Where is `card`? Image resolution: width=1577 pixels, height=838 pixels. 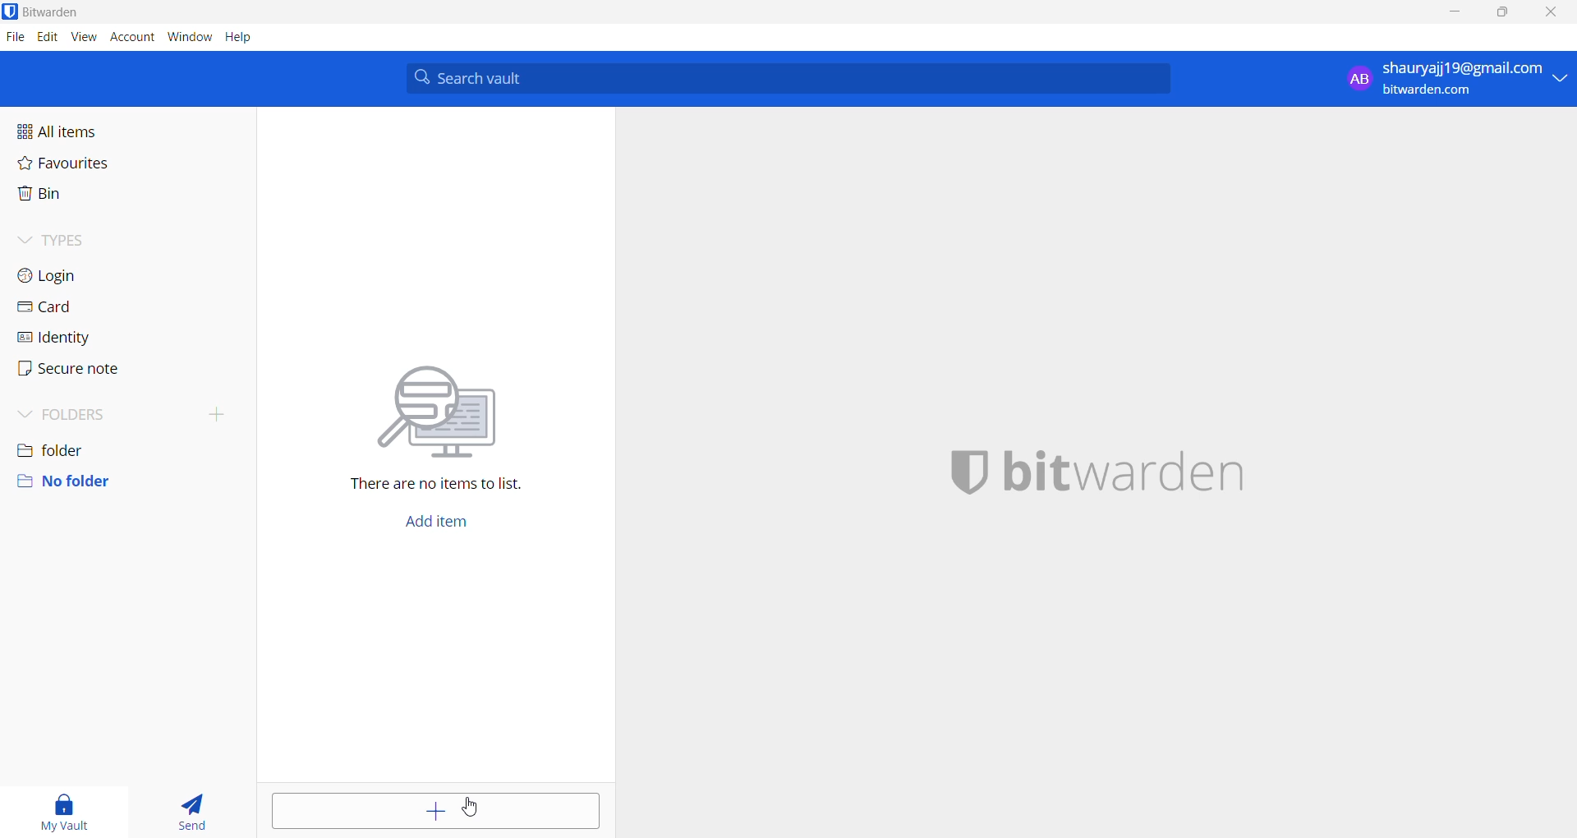 card is located at coordinates (85, 307).